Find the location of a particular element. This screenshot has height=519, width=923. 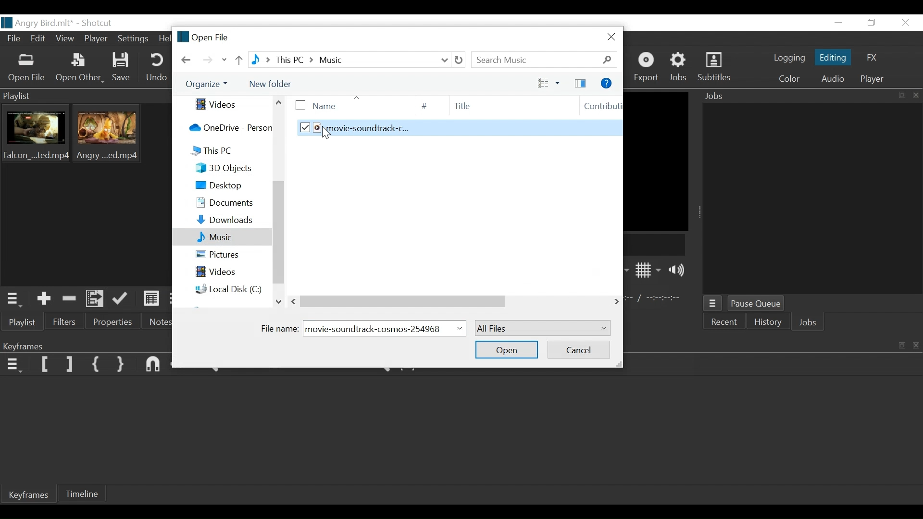

Refresh is located at coordinates (461, 60).